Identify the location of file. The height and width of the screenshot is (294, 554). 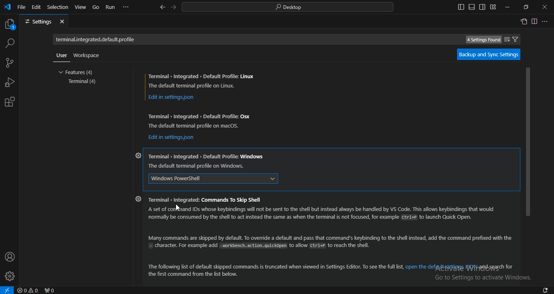
(22, 9).